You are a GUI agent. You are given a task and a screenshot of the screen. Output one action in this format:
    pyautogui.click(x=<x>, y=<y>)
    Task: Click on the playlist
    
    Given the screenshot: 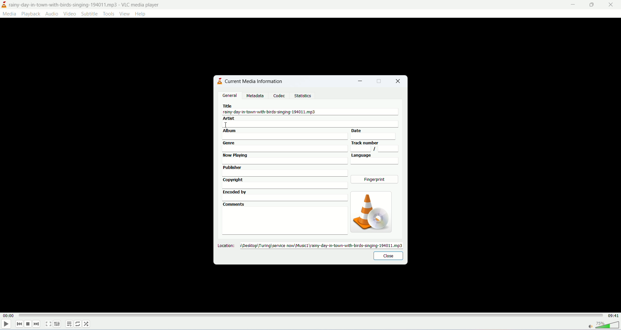 What is the action you would take?
    pyautogui.click(x=69, y=323)
    